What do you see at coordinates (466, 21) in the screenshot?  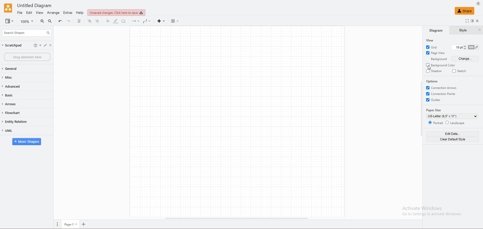 I see `full screen` at bounding box center [466, 21].